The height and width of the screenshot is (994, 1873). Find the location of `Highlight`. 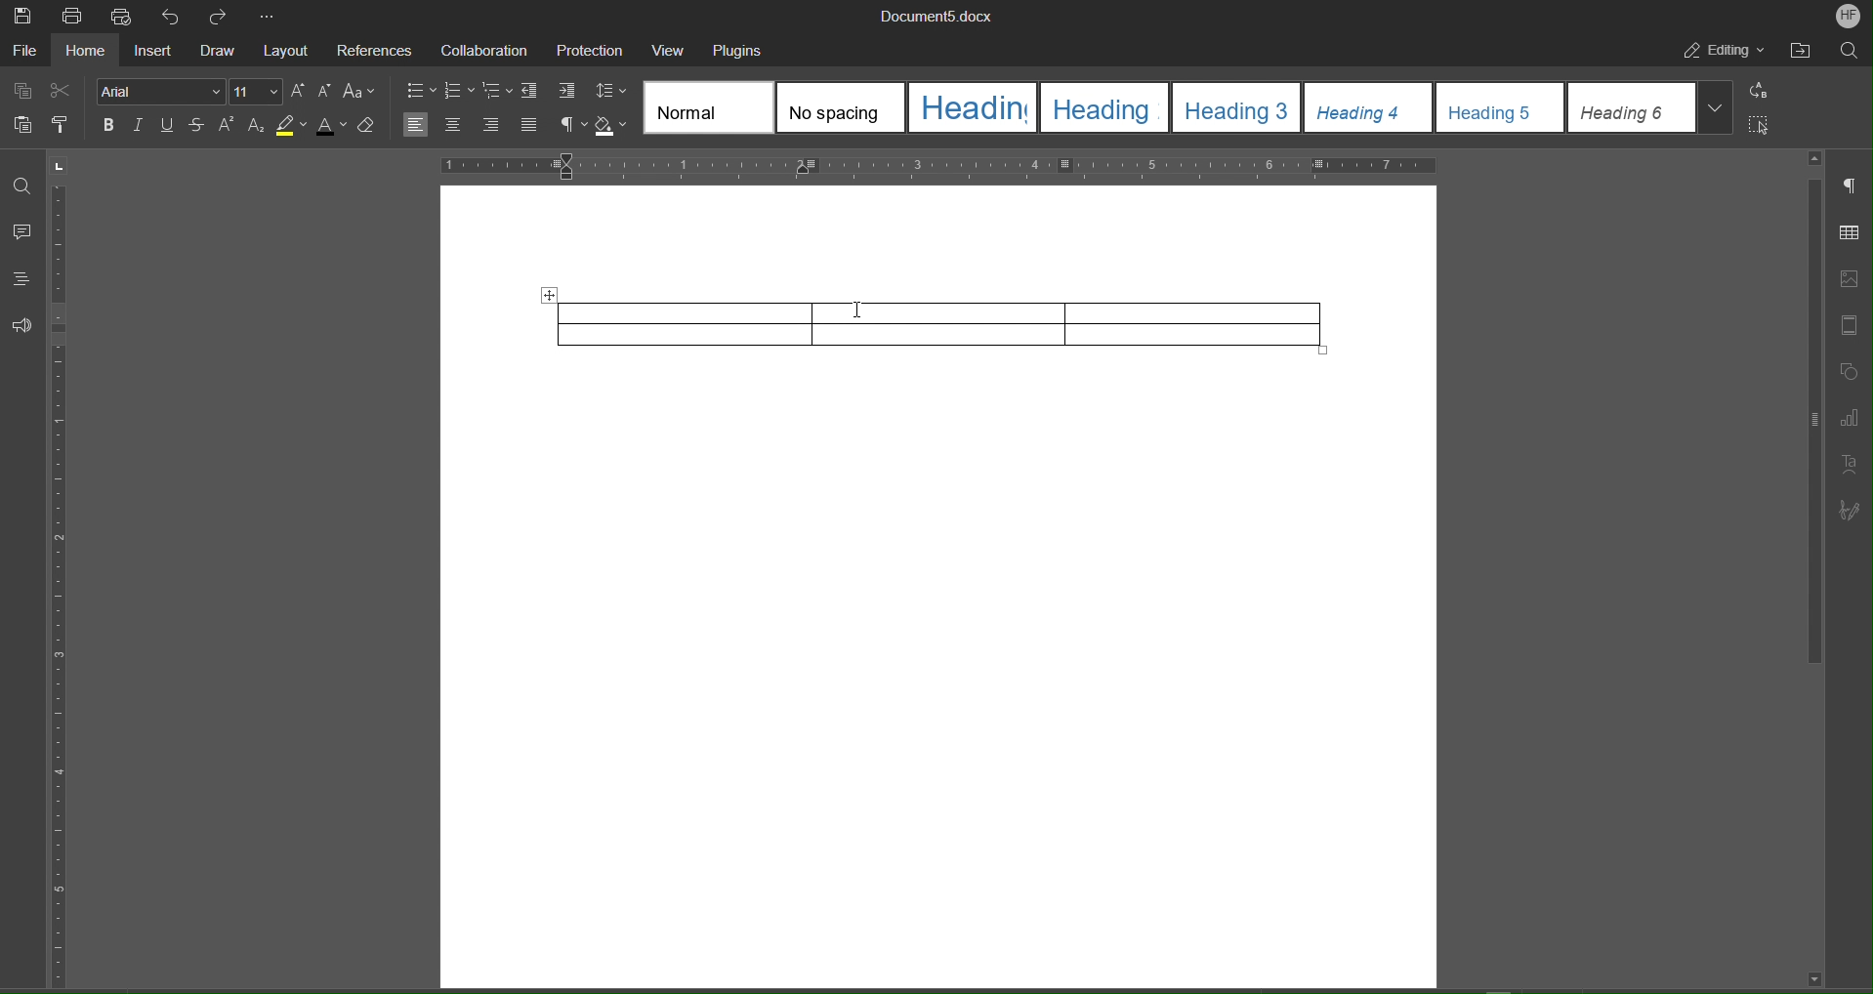

Highlight is located at coordinates (292, 125).